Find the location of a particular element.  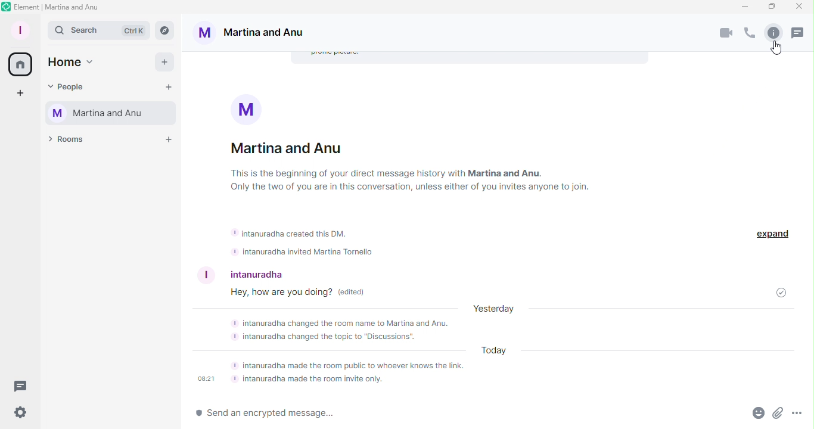

Threads is located at coordinates (801, 34).